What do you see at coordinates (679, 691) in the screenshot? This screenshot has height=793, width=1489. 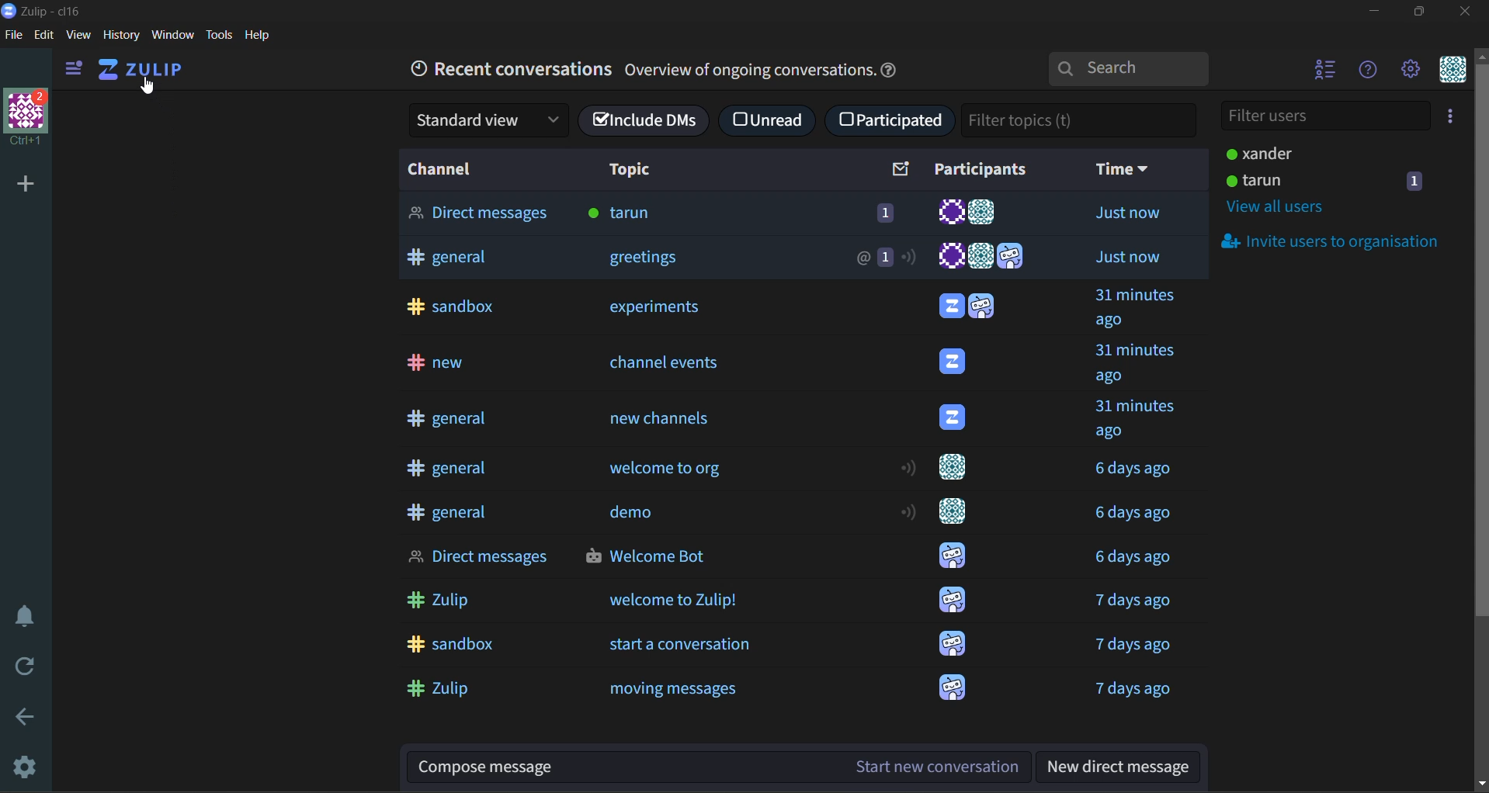 I see `moving messages` at bounding box center [679, 691].